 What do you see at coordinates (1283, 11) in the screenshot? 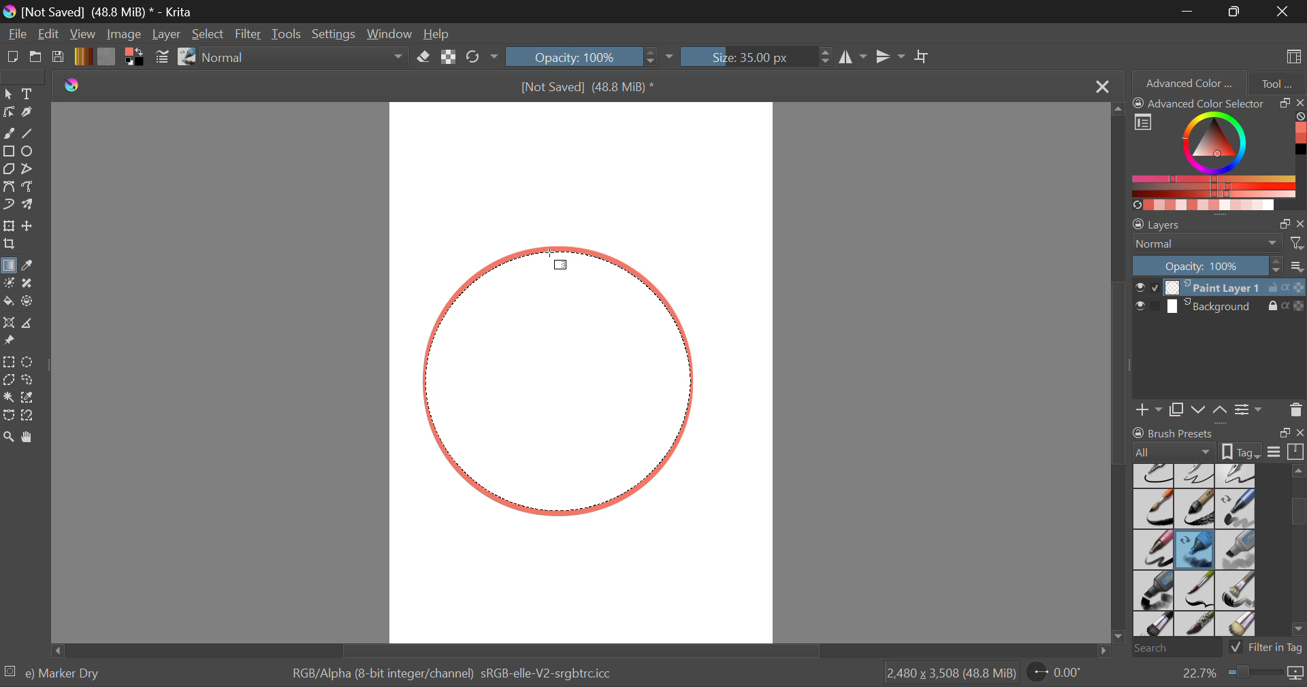
I see `Close` at bounding box center [1283, 11].